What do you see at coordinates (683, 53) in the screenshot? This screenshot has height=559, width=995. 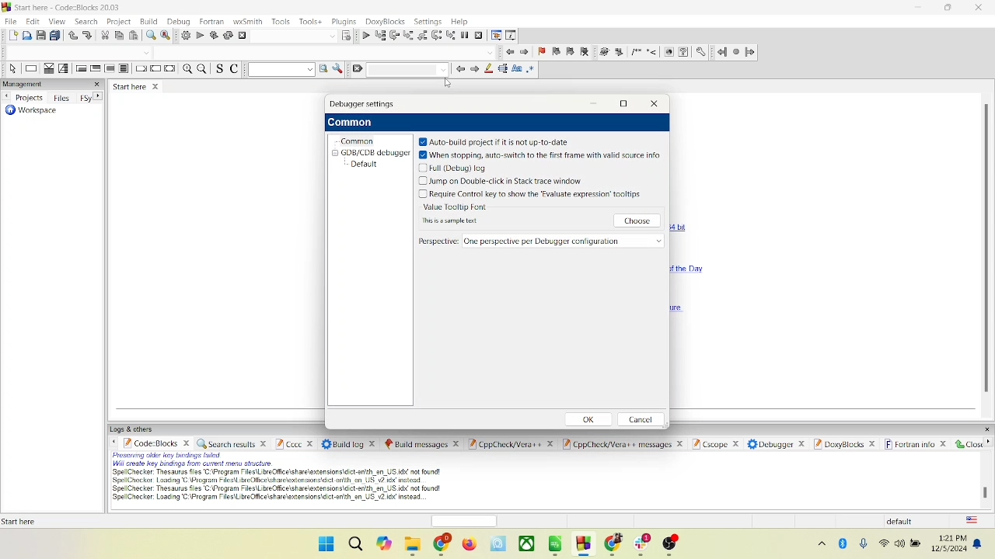 I see `help` at bounding box center [683, 53].